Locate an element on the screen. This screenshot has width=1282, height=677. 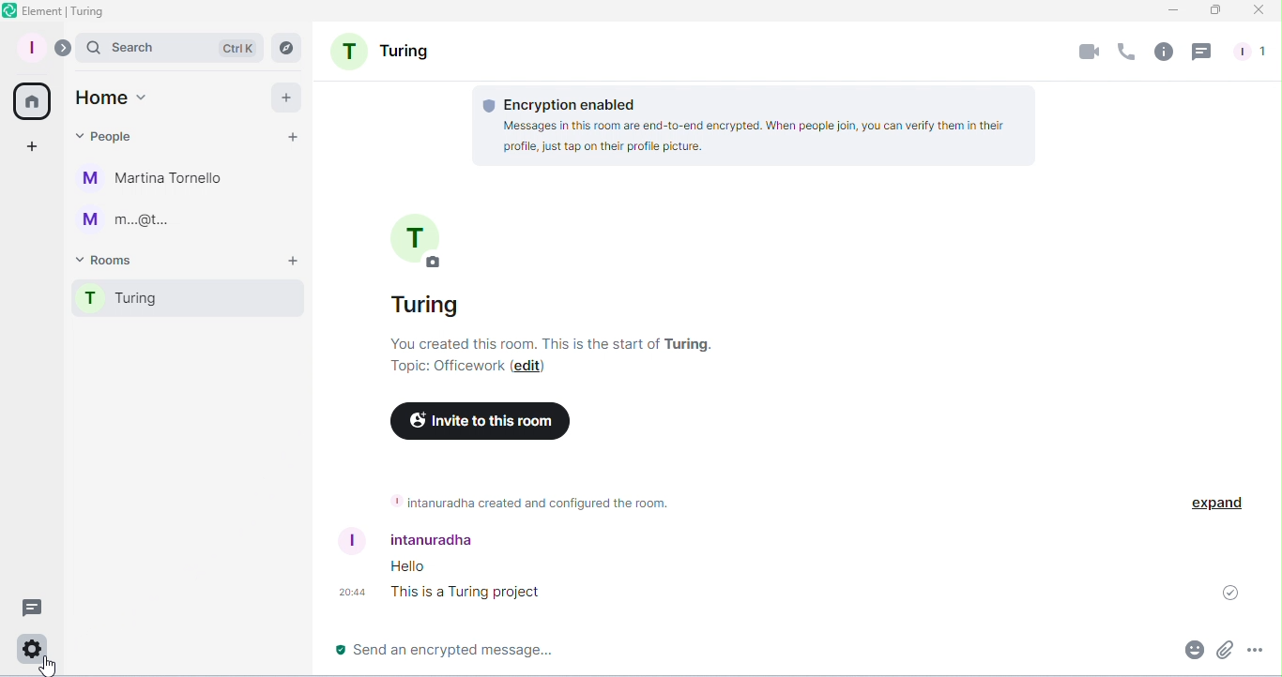
Expand is located at coordinates (61, 49).